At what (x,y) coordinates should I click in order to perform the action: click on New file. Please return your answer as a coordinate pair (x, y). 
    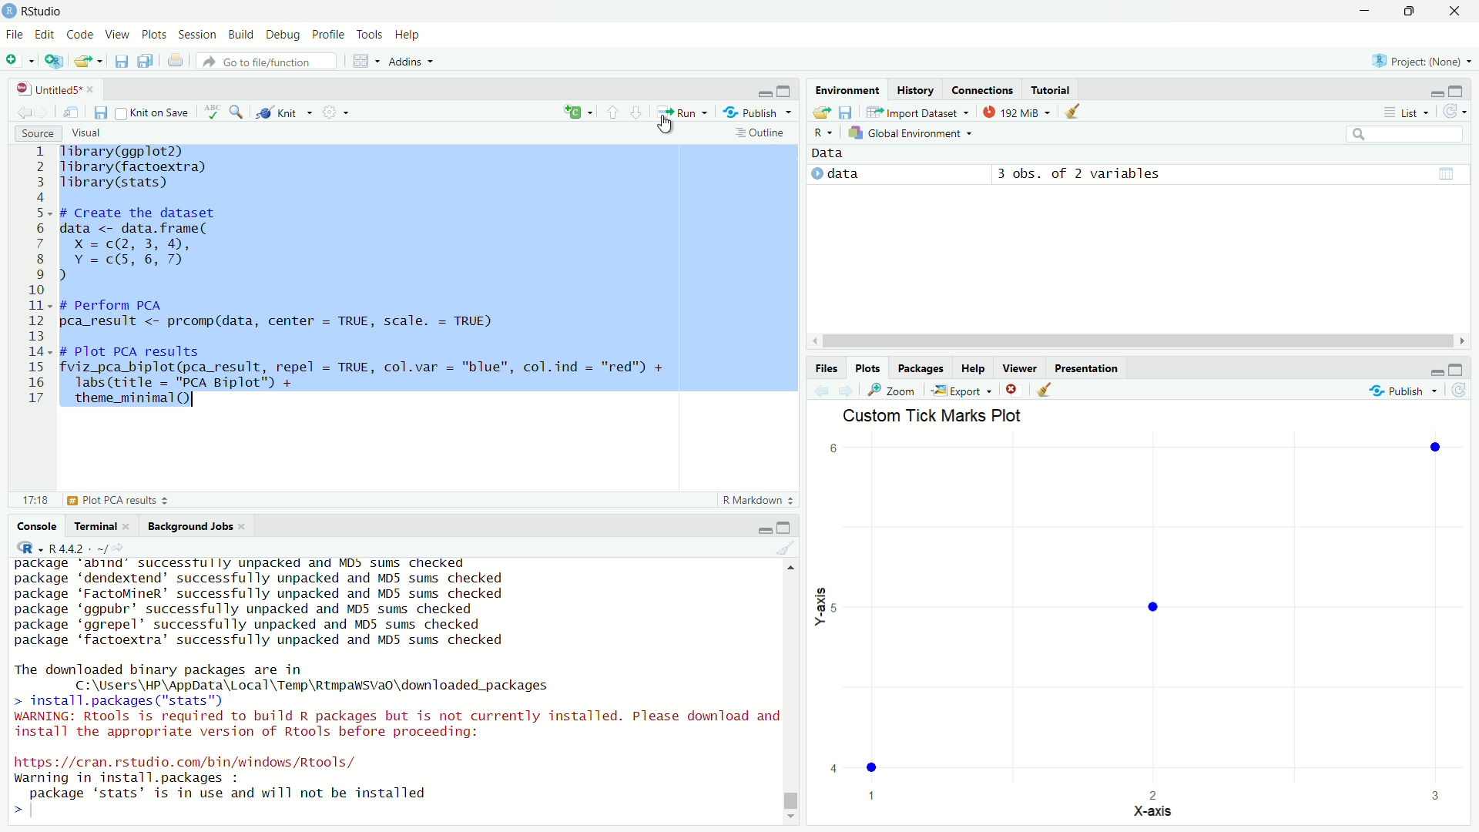
    Looking at the image, I should click on (18, 59).